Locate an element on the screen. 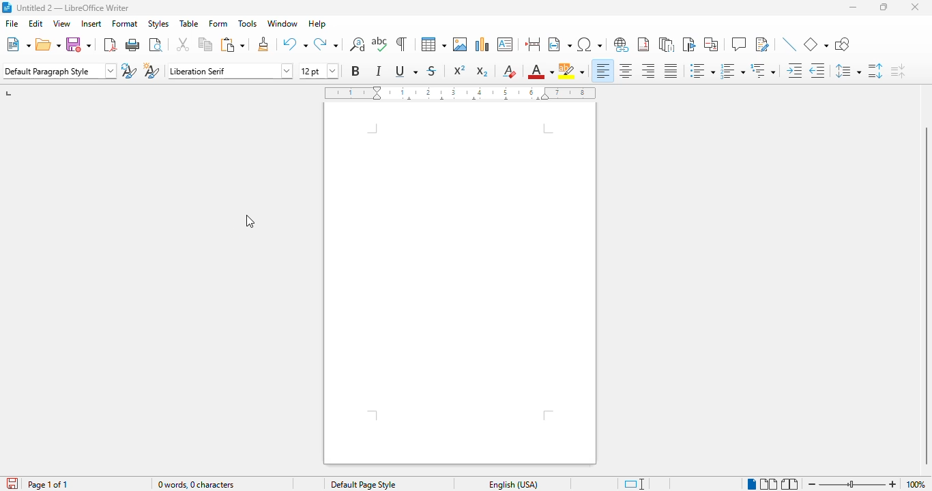 Image resolution: width=932 pixels, height=491 pixels. insert hyperlink is located at coordinates (622, 45).